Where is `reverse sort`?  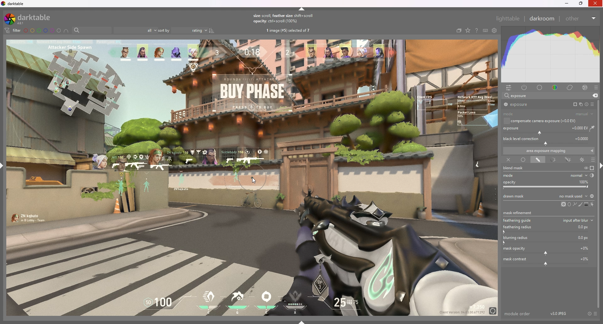
reverse sort is located at coordinates (212, 30).